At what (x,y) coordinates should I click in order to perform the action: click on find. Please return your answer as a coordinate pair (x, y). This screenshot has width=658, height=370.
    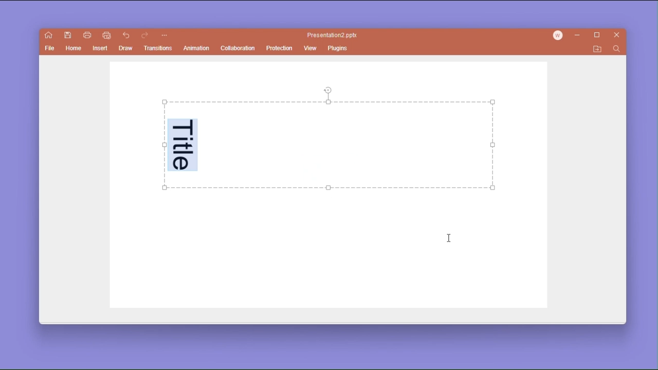
    Looking at the image, I should click on (616, 49).